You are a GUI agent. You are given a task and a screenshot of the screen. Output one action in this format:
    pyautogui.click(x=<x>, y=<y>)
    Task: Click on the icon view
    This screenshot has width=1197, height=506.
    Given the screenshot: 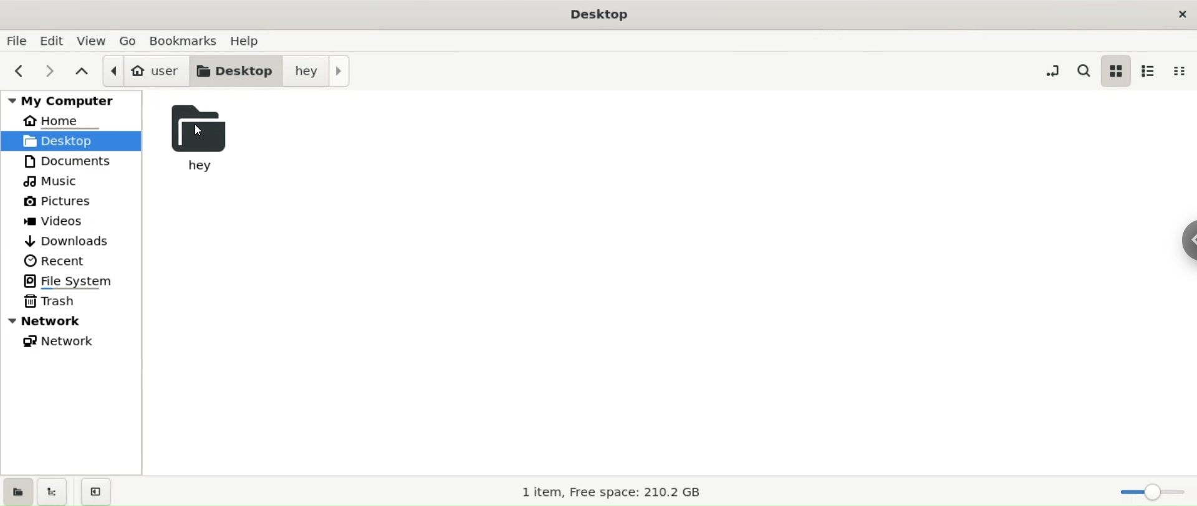 What is the action you would take?
    pyautogui.click(x=1115, y=71)
    